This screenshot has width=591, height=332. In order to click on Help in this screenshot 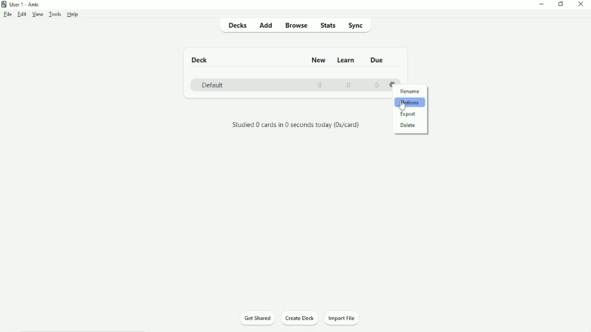, I will do `click(73, 15)`.